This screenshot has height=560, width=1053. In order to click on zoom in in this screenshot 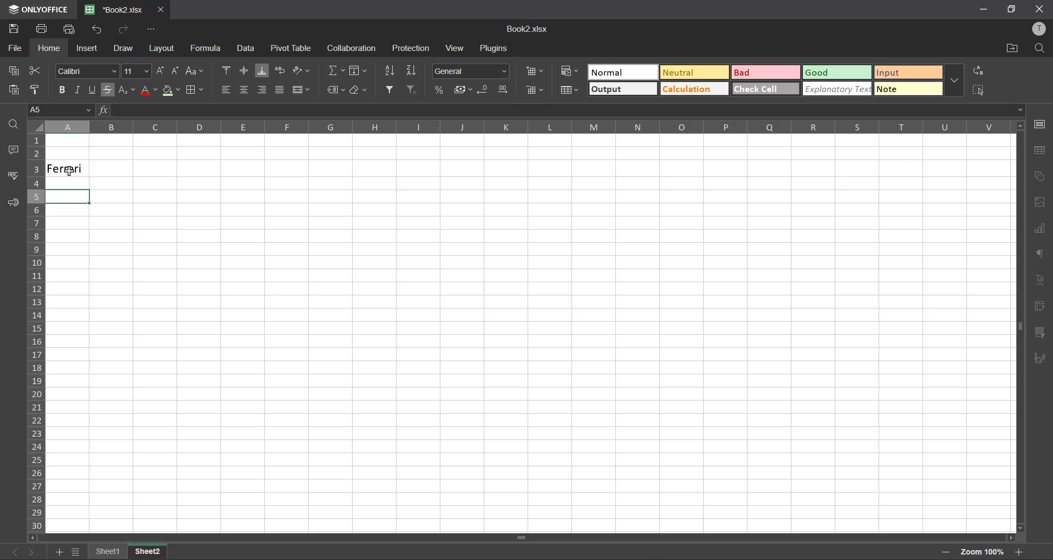, I will do `click(1021, 551)`.